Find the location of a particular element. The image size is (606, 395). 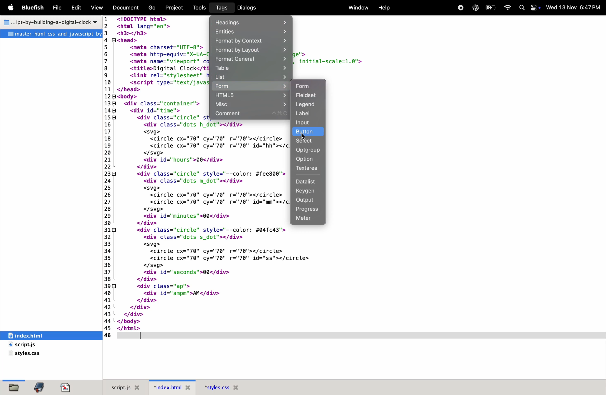

Misc is located at coordinates (252, 104).